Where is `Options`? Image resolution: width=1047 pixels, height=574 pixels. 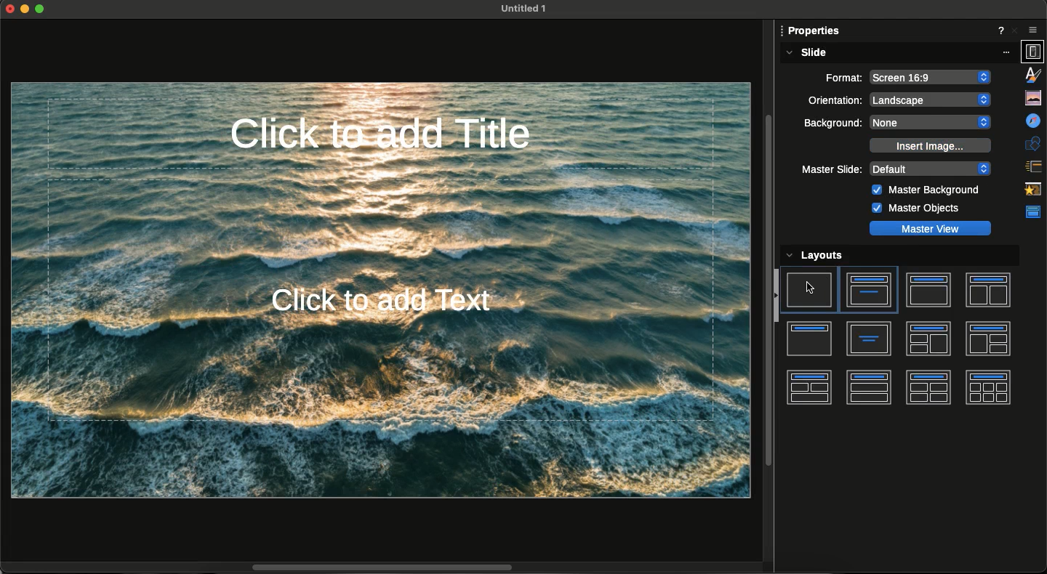
Options is located at coordinates (1033, 29).